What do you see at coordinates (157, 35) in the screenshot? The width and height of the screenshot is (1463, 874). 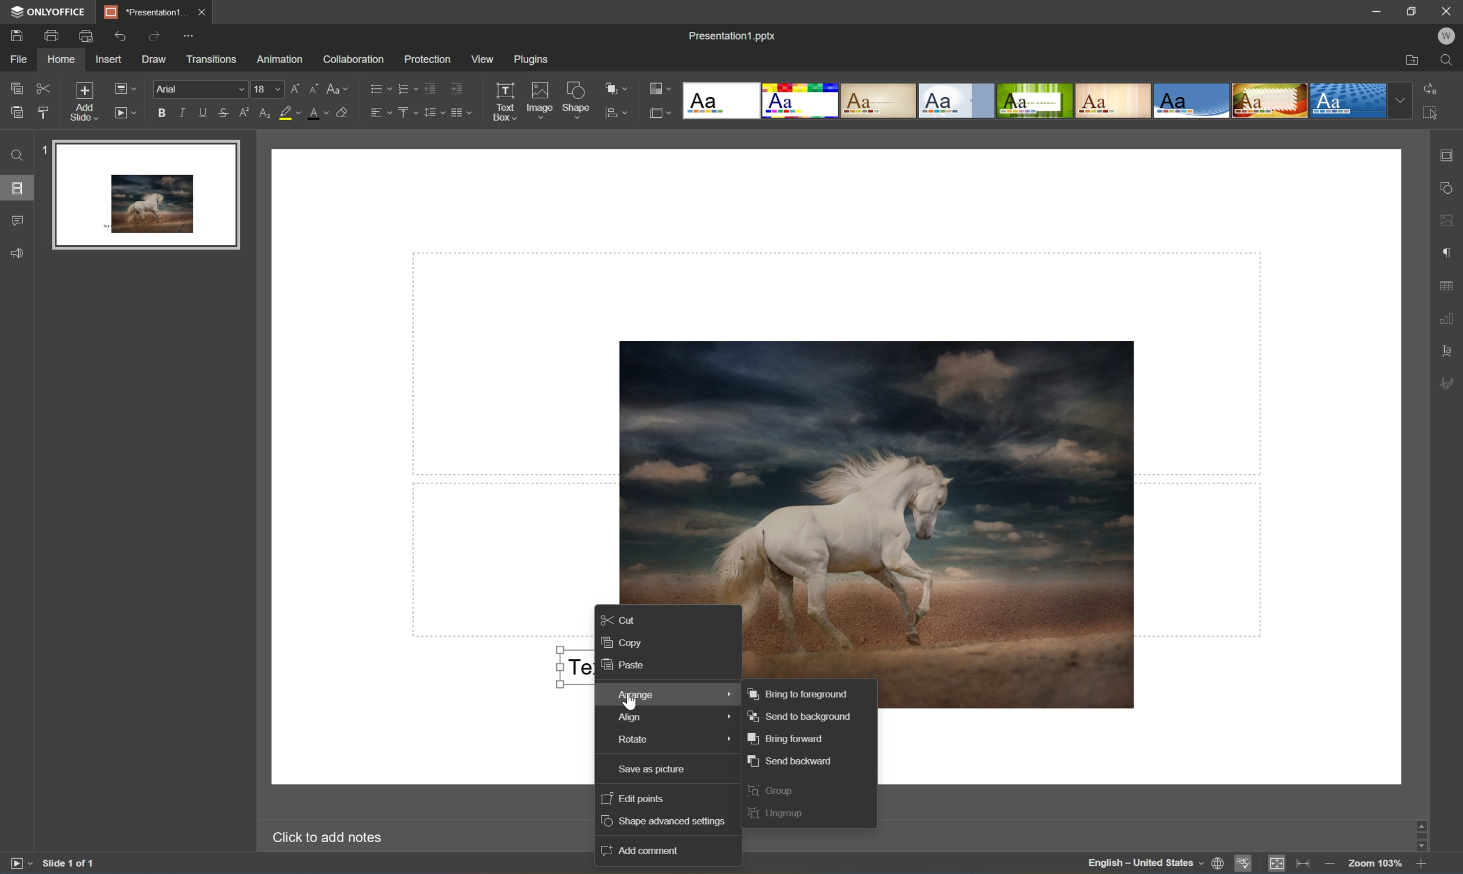 I see `Redo` at bounding box center [157, 35].